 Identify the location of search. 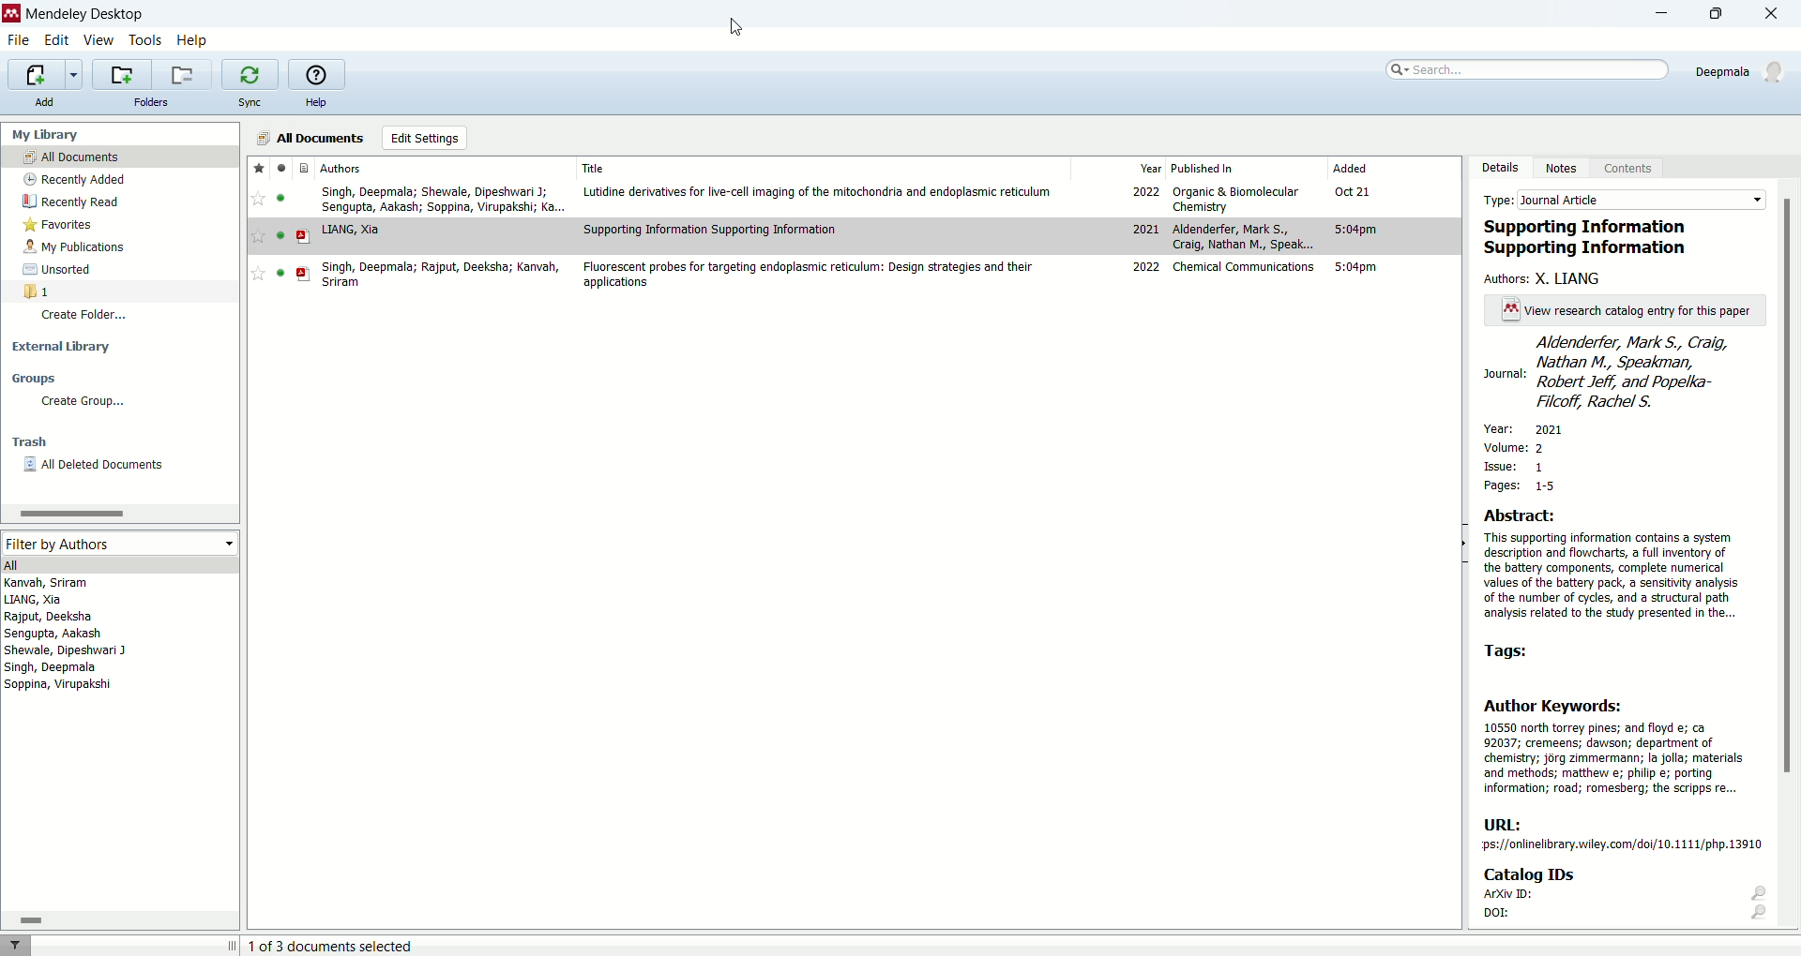
(1529, 69).